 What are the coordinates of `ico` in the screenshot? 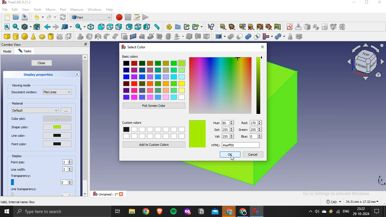 It's located at (367, 61).